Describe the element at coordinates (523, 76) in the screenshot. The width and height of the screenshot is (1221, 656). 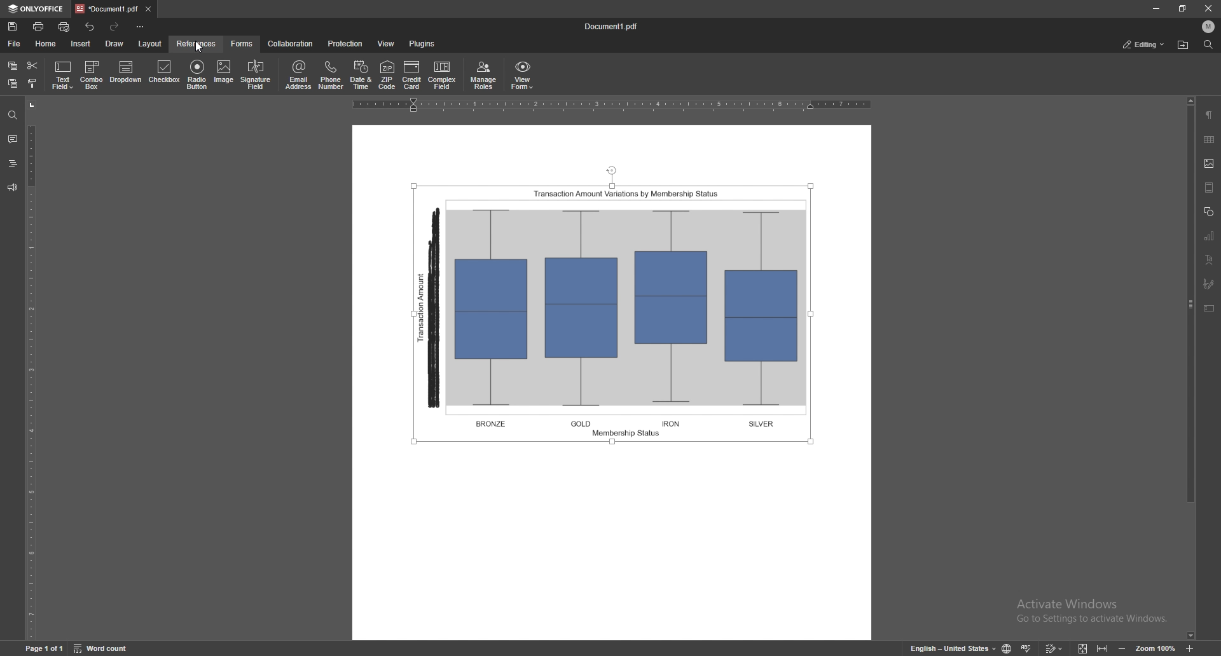
I see `view form` at that location.